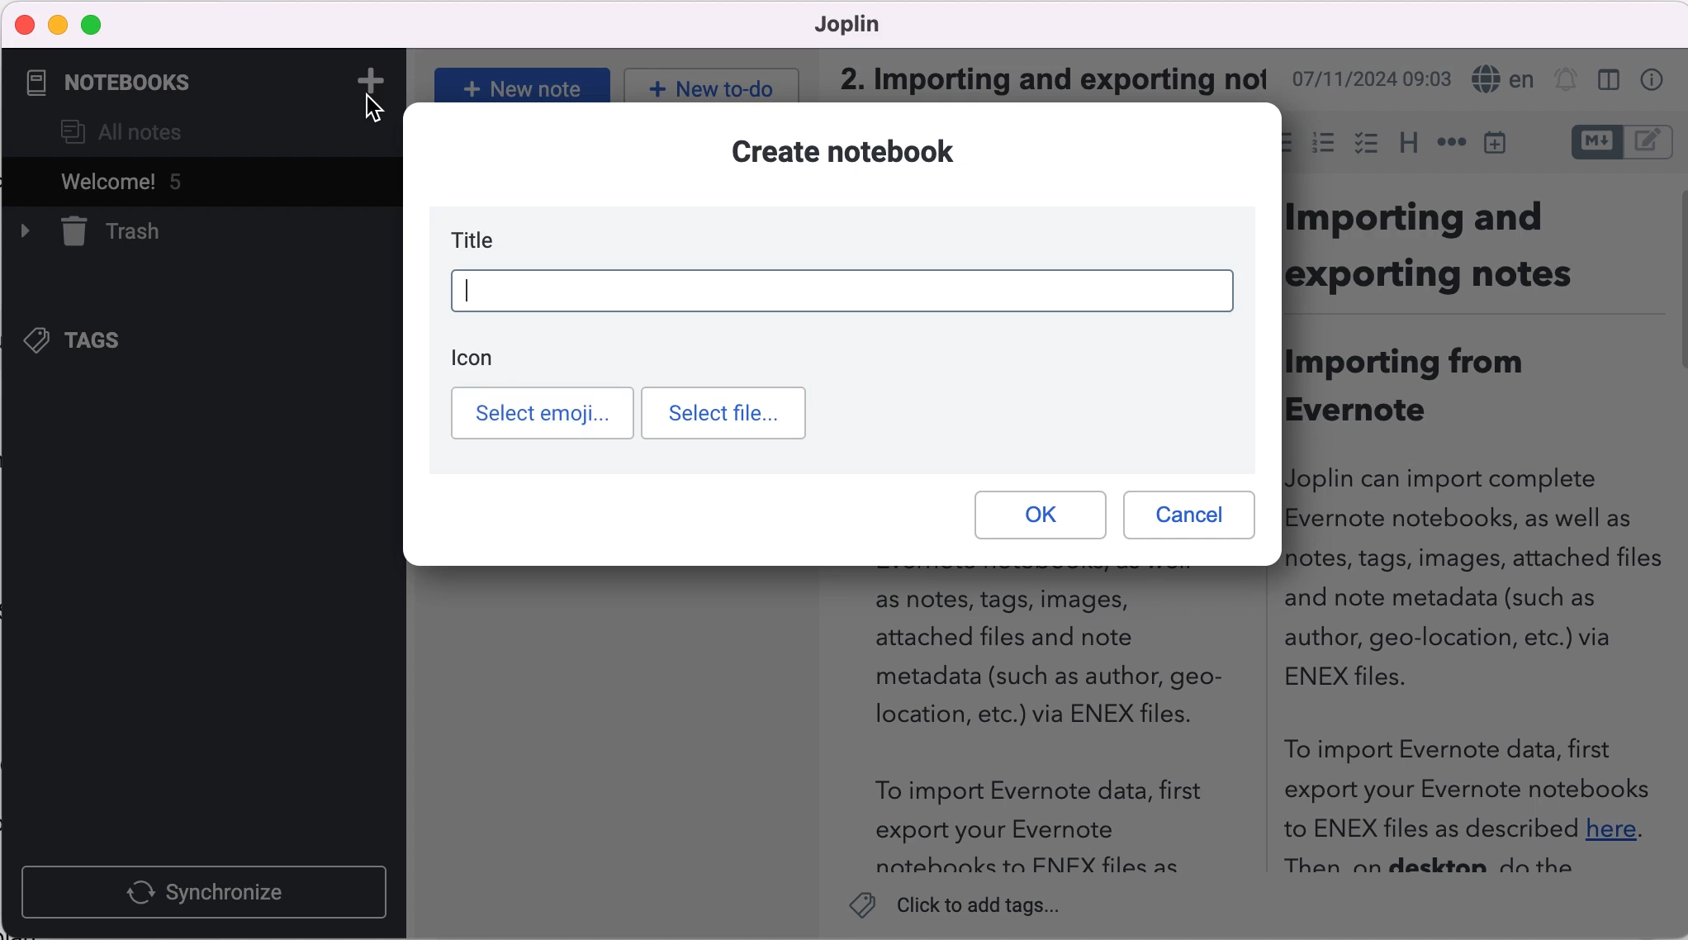 This screenshot has height=940, width=1688. What do you see at coordinates (1498, 143) in the screenshot?
I see `insert time` at bounding box center [1498, 143].